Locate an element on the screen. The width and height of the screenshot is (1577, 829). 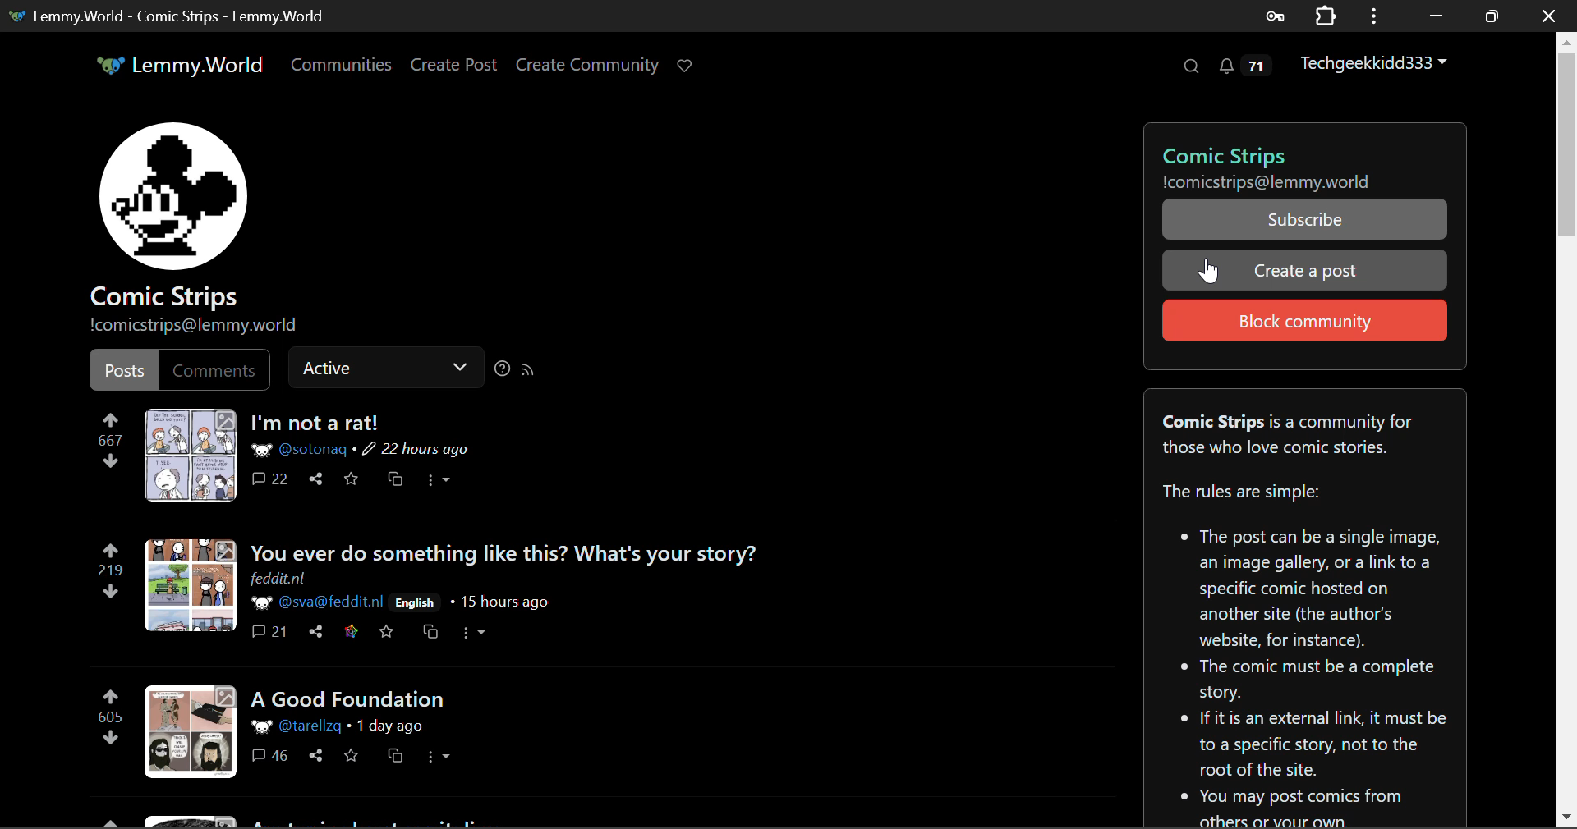
Comments is located at coordinates (269, 756).